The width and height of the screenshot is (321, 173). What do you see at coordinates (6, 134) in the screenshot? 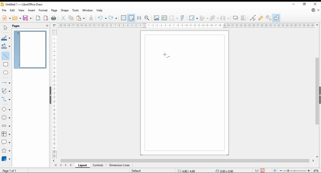
I see `flowchart` at bounding box center [6, 134].